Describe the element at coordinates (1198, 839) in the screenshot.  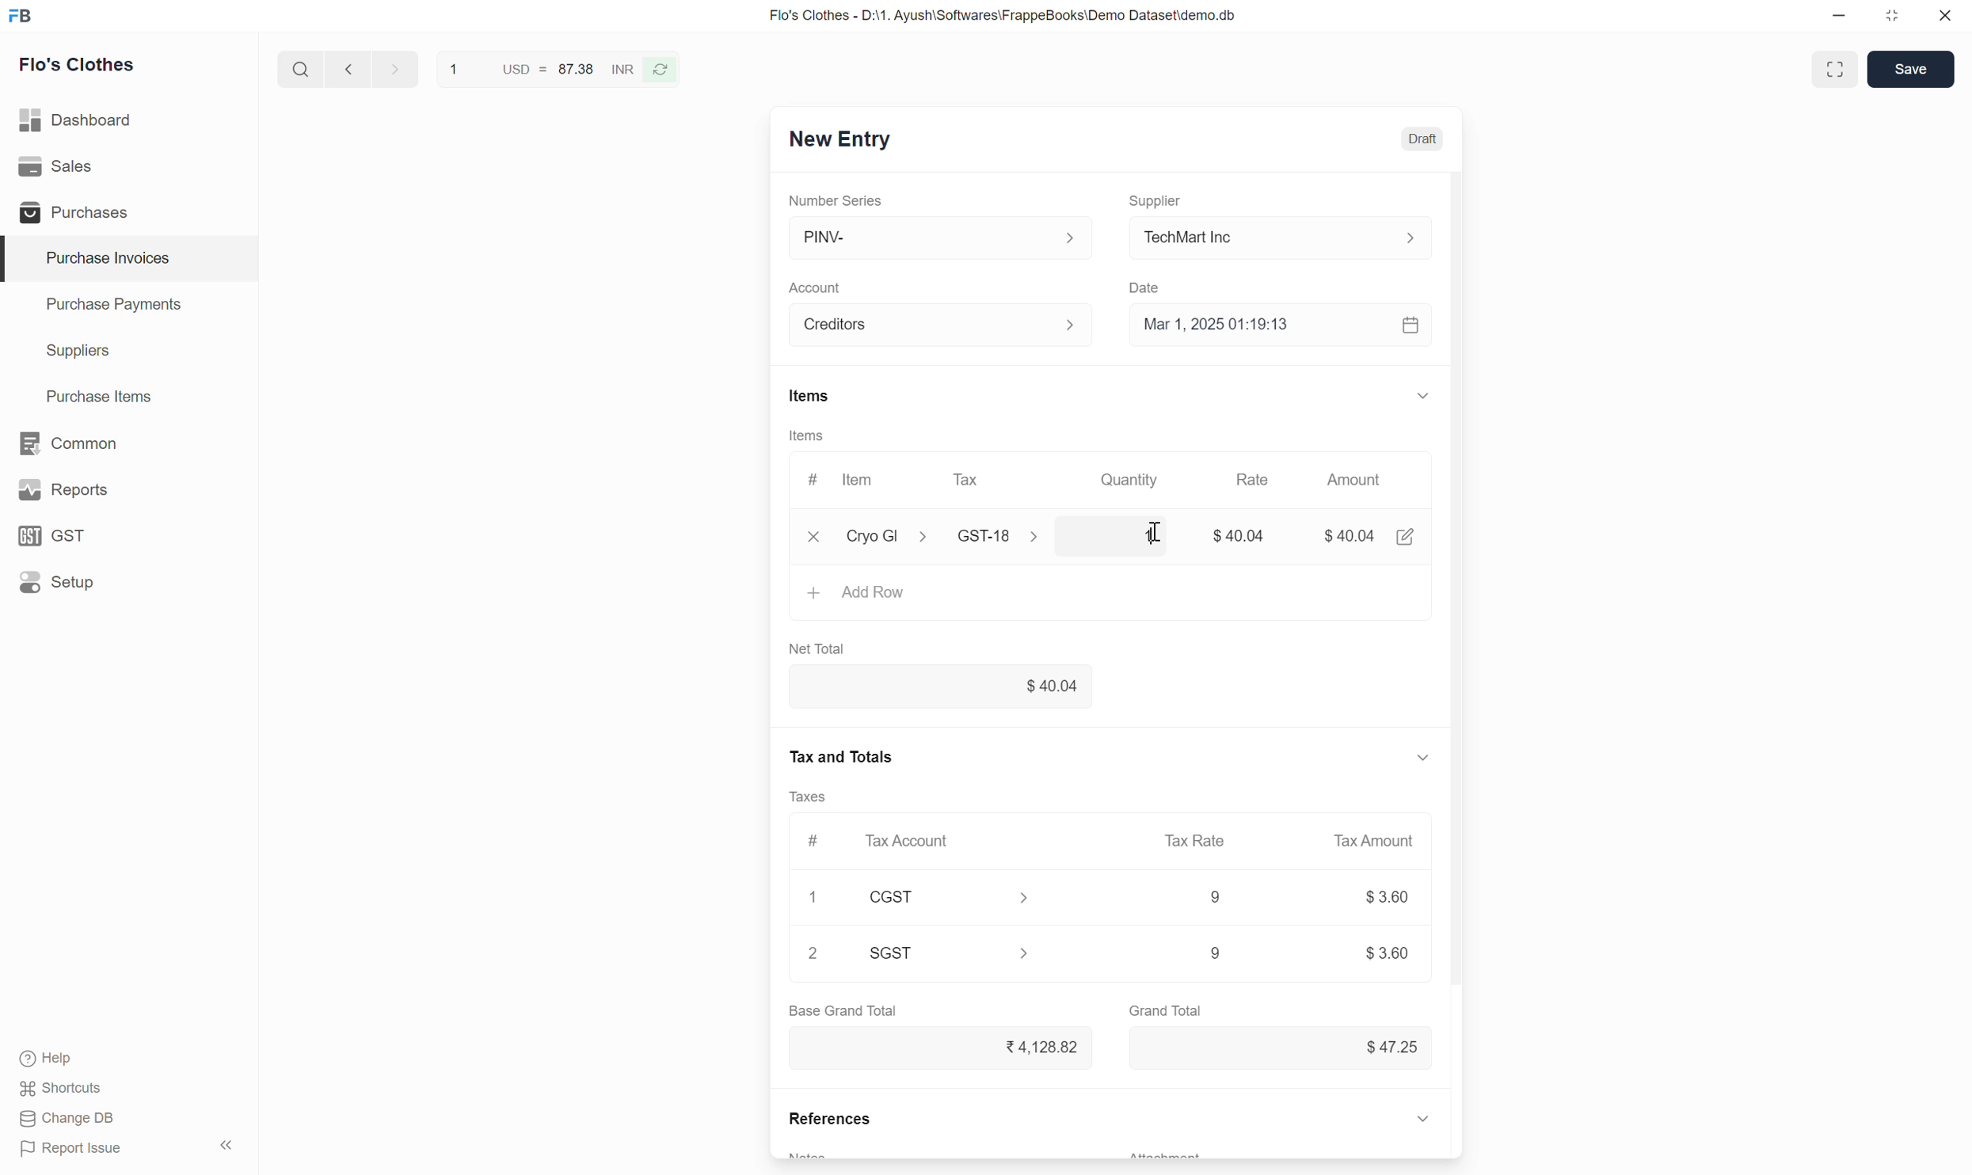
I see `Tax Rate` at that location.